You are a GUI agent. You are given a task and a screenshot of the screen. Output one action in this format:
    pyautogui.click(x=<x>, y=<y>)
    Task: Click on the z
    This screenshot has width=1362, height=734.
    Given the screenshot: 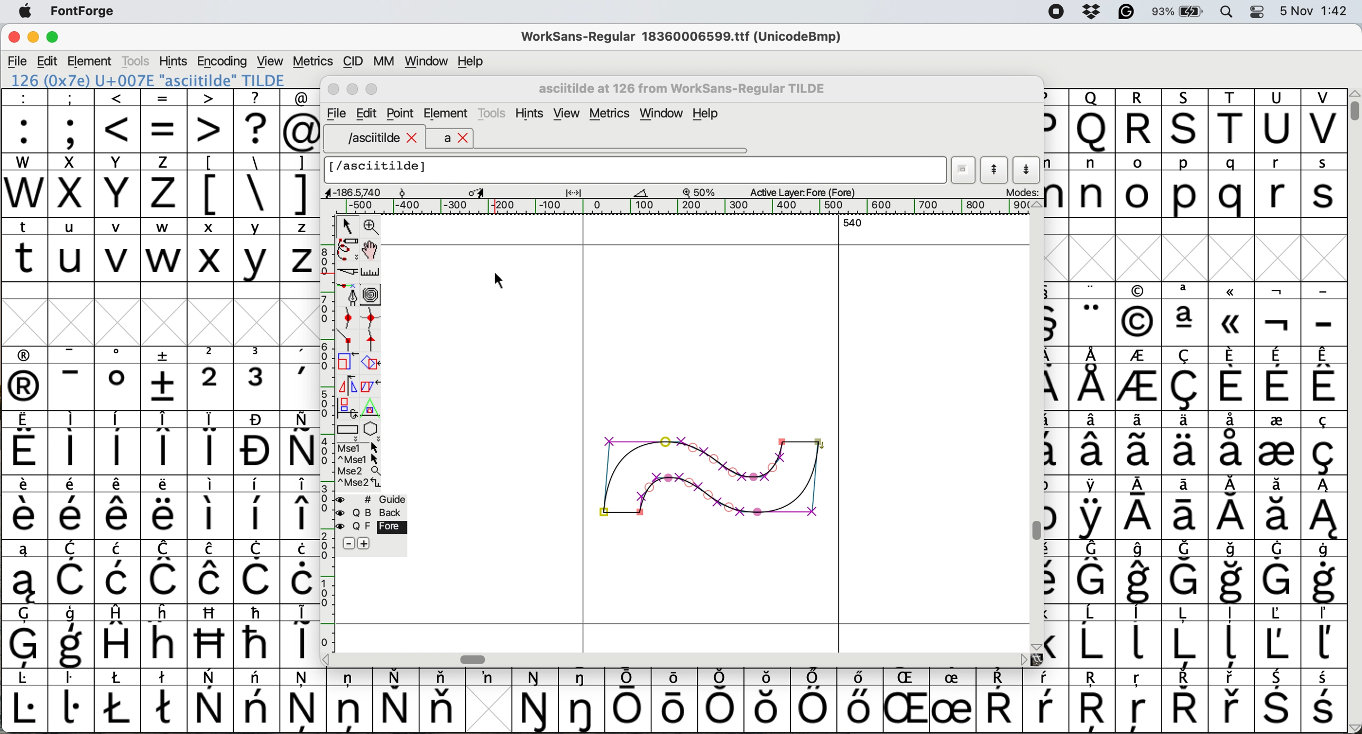 What is the action you would take?
    pyautogui.click(x=164, y=185)
    